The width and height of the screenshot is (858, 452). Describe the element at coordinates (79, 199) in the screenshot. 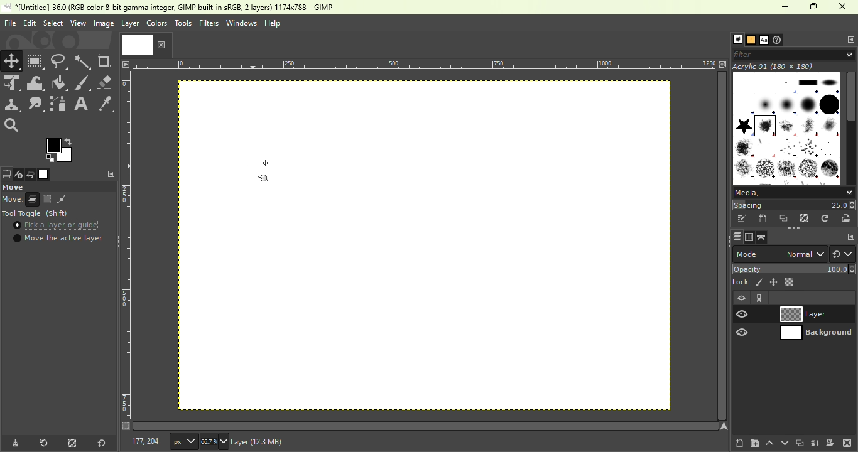

I see `Intersect with the current selection` at that location.